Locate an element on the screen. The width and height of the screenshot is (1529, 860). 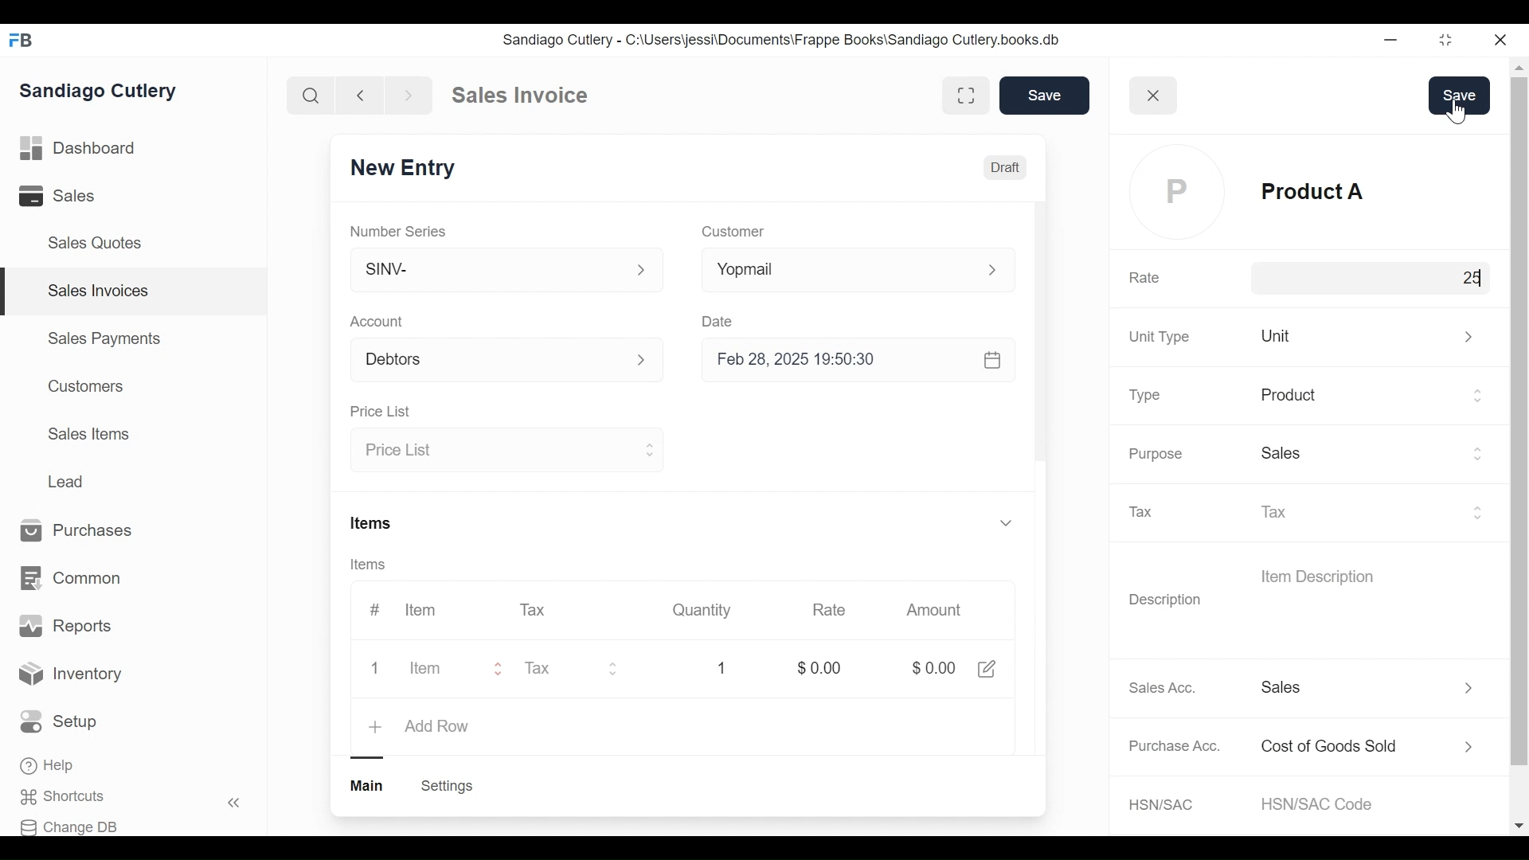
share is located at coordinates (987, 667).